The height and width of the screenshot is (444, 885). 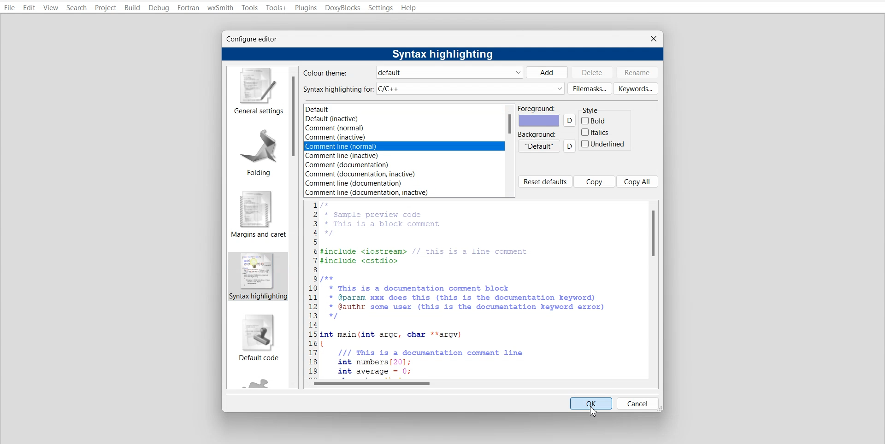 I want to click on Help, so click(x=409, y=8).